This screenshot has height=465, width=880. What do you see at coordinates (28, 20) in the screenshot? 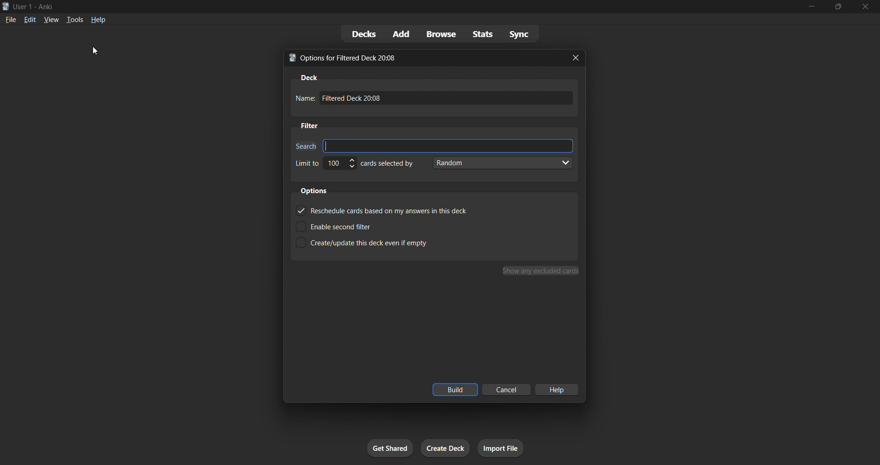
I see `edit` at bounding box center [28, 20].